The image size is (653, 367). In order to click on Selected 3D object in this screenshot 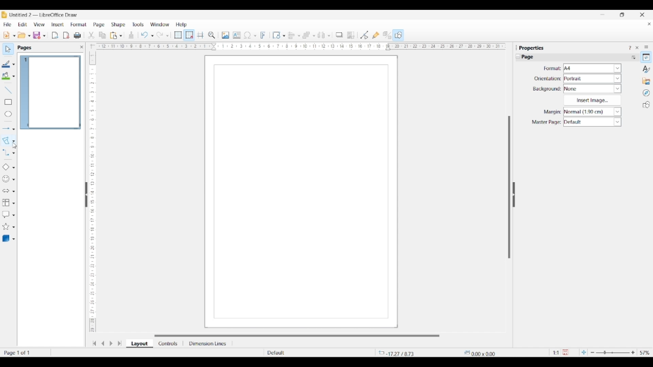, I will do `click(5, 238)`.